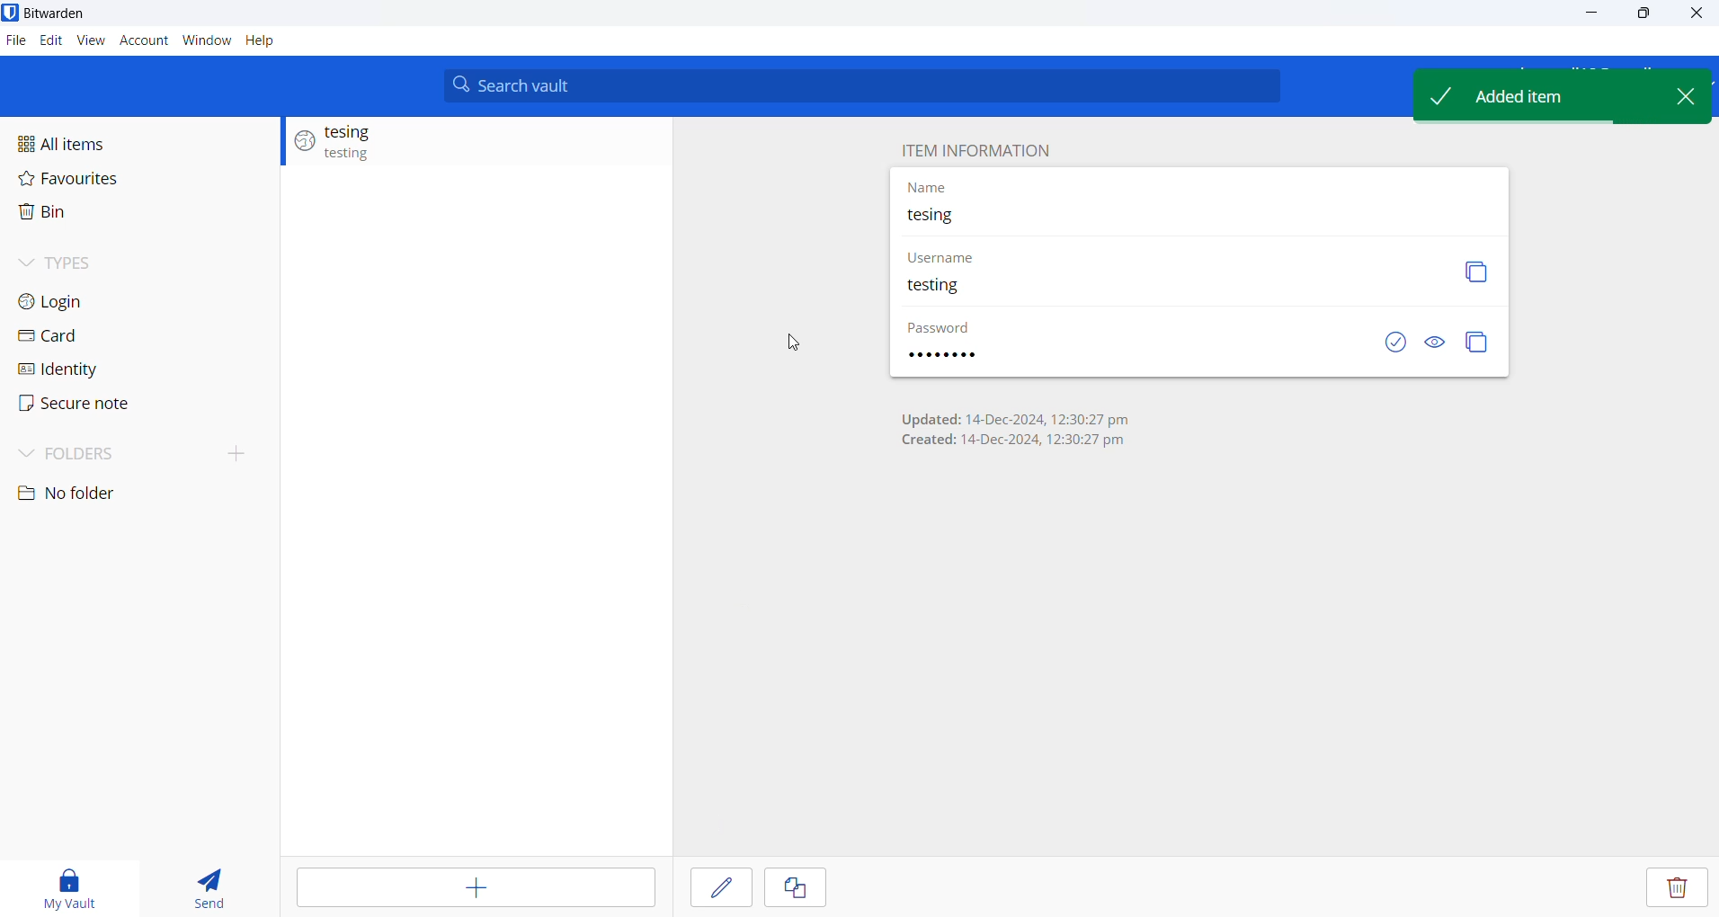 The width and height of the screenshot is (1719, 917). What do you see at coordinates (271, 42) in the screenshot?
I see `Help` at bounding box center [271, 42].